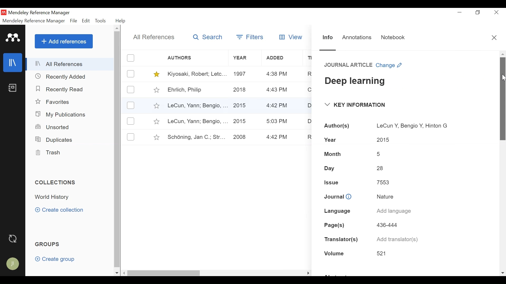 The height and width of the screenshot is (284, 506). Describe the element at coordinates (278, 137) in the screenshot. I see `4:42 PM` at that location.